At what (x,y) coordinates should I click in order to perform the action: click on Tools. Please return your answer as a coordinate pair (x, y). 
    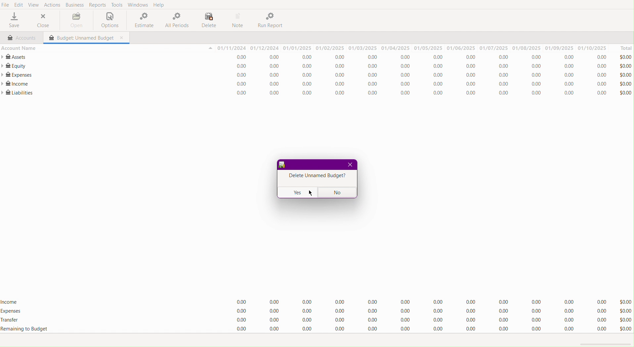
    Looking at the image, I should click on (116, 5).